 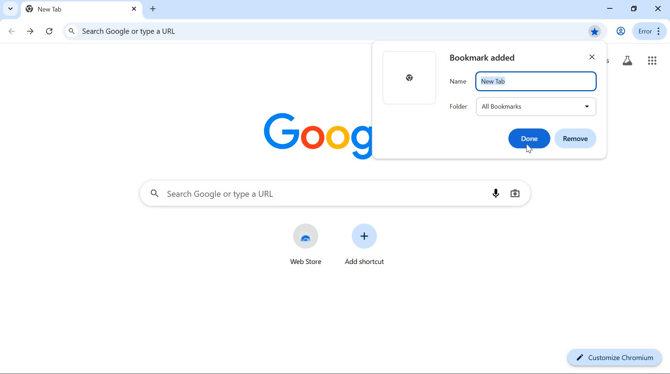 I want to click on minimize, so click(x=609, y=9).